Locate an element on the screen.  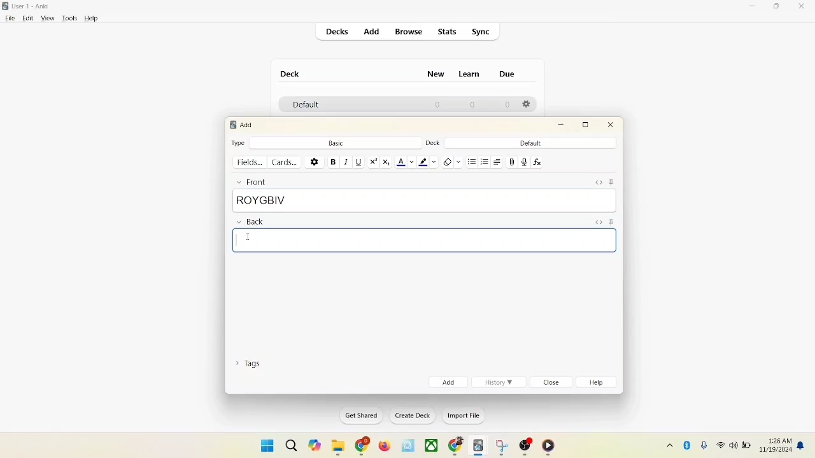
logo is located at coordinates (6, 6).